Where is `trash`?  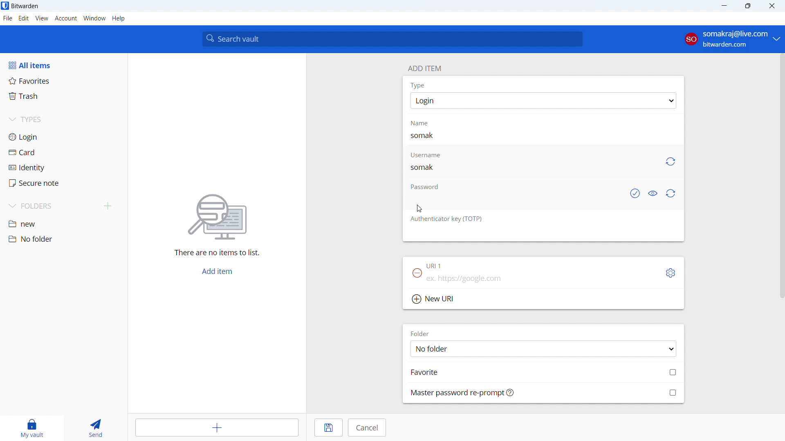 trash is located at coordinates (63, 96).